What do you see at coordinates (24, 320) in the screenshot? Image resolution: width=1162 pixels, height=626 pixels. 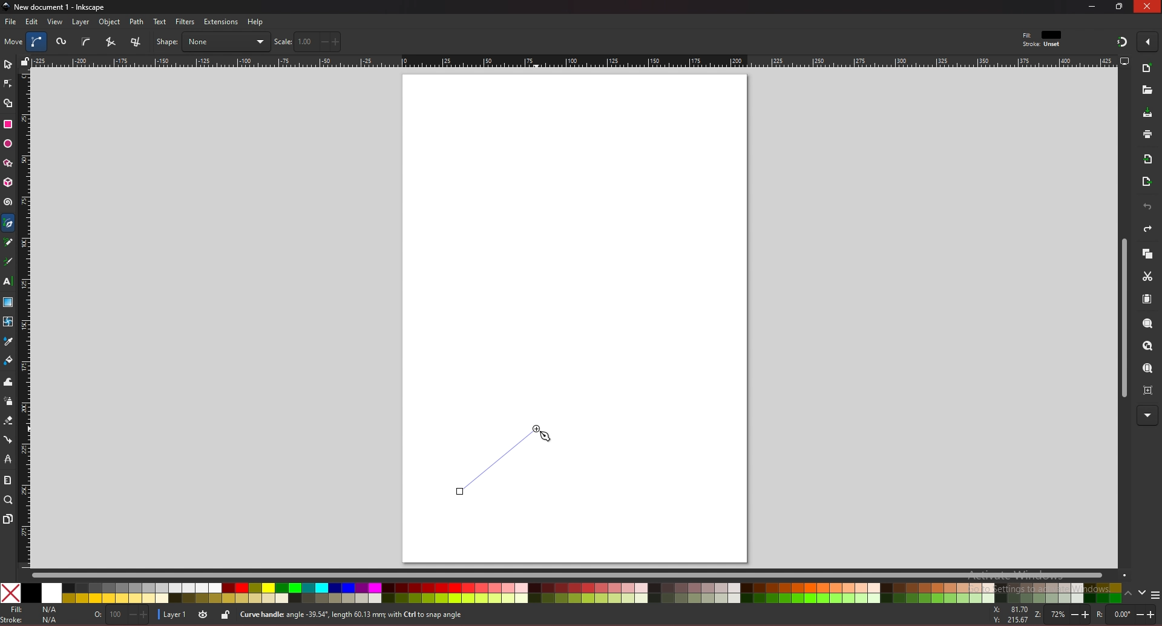 I see `vertical rule` at bounding box center [24, 320].